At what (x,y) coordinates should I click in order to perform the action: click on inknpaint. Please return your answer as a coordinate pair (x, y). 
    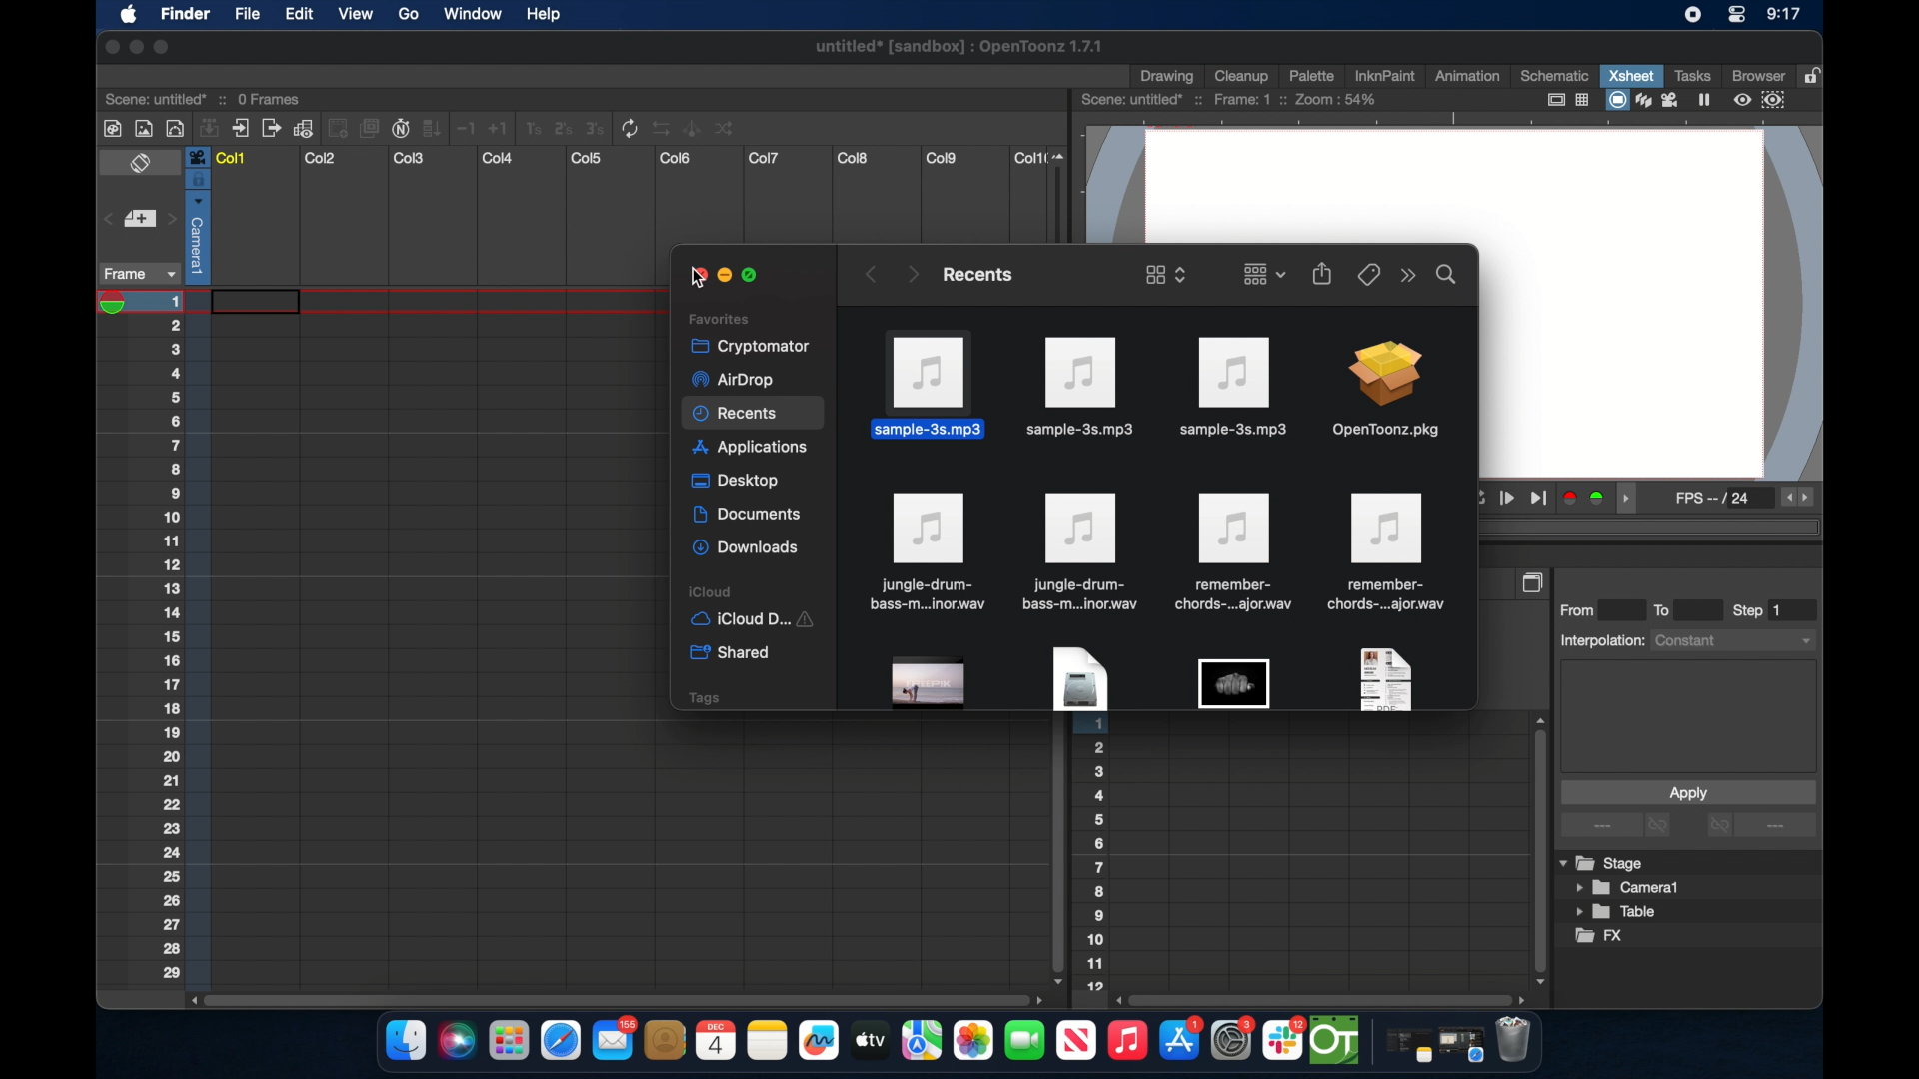
    Looking at the image, I should click on (1384, 75).